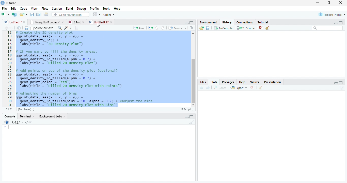 Image resolution: width=347 pixels, height=183 pixels. I want to click on 31:51, so click(9, 109).